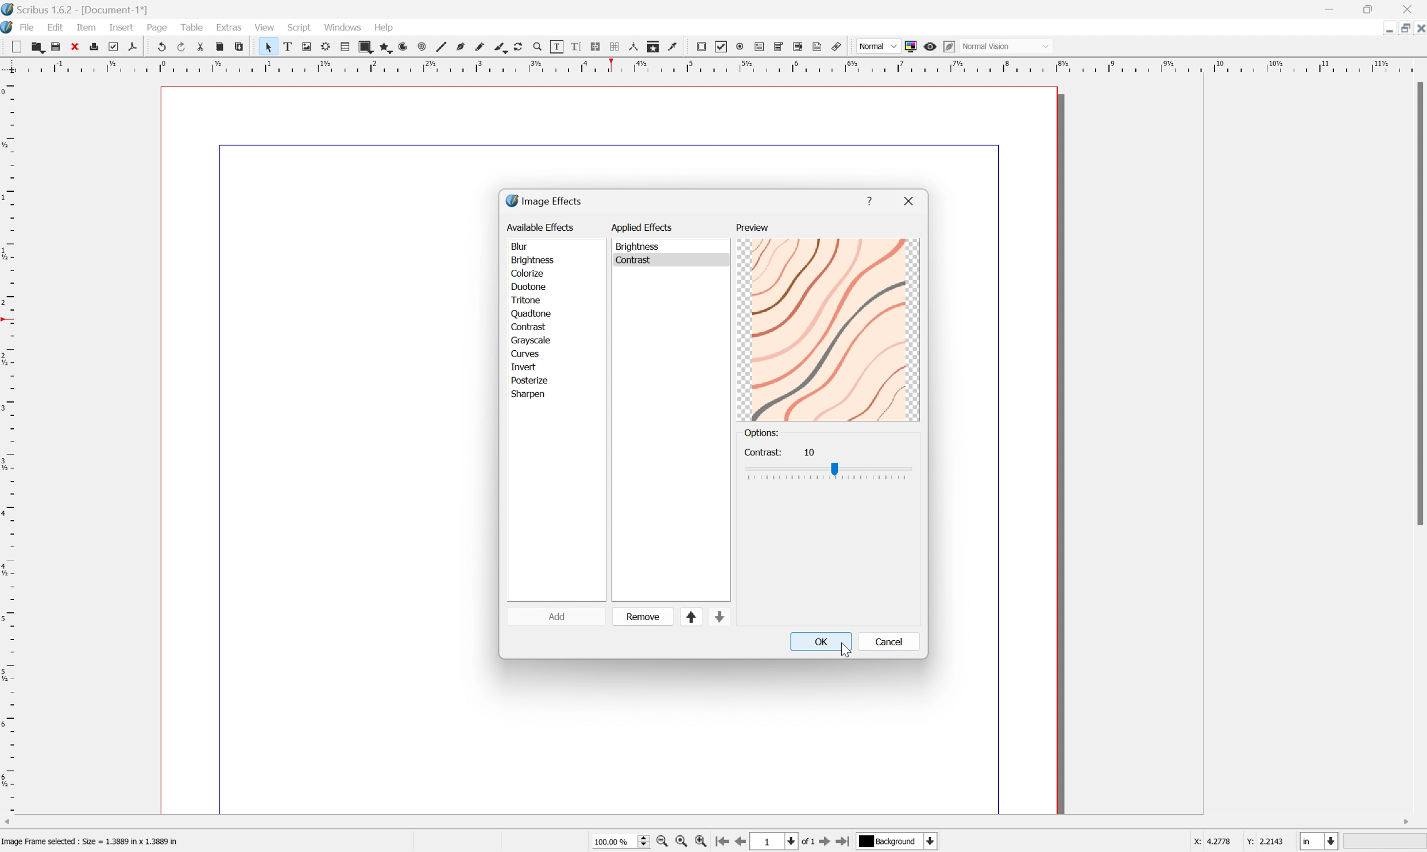  Describe the element at coordinates (523, 47) in the screenshot. I see `Rotate item` at that location.